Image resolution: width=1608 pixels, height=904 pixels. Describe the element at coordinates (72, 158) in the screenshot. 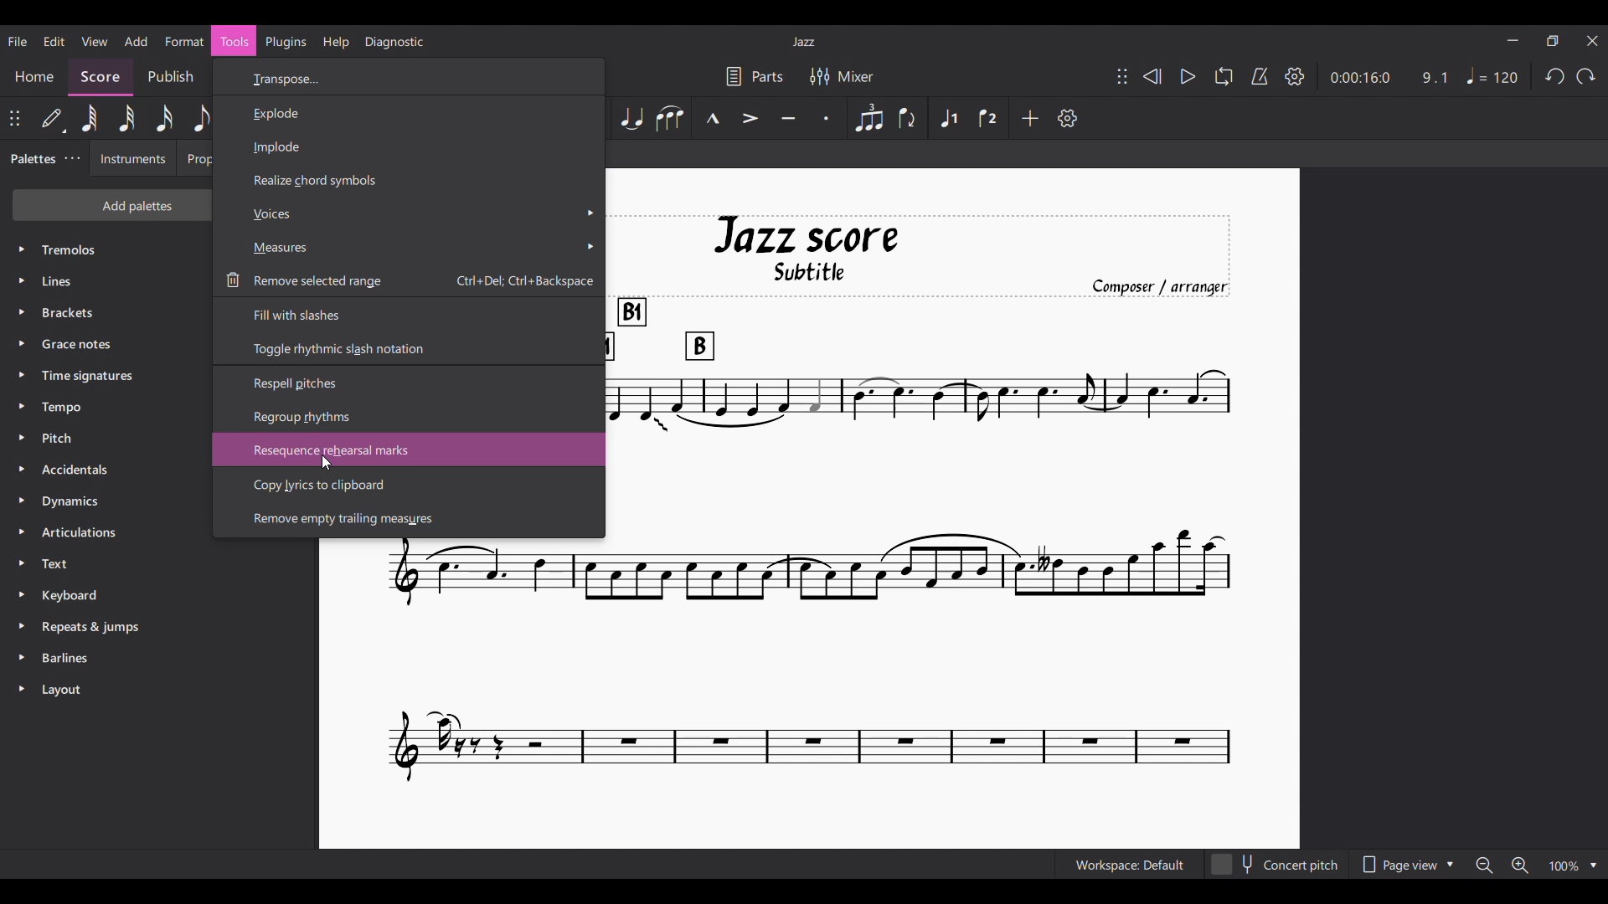

I see `Palette settings` at that location.